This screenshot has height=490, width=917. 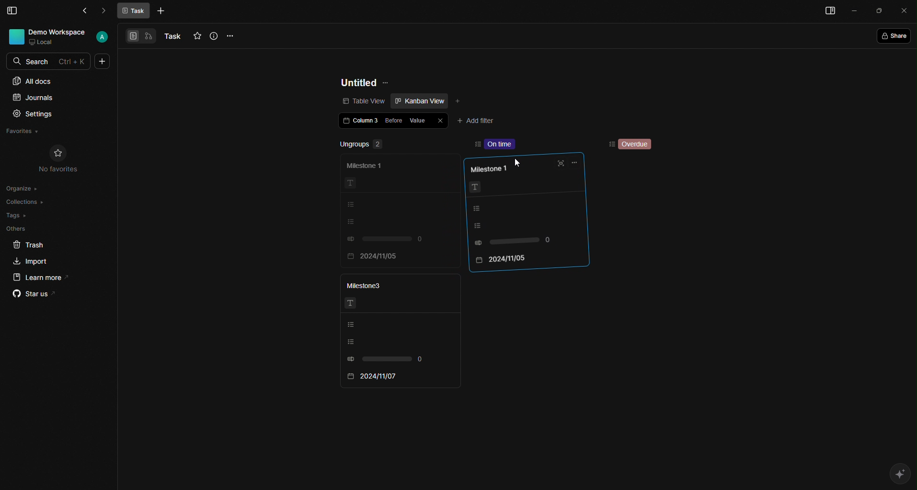 What do you see at coordinates (172, 36) in the screenshot?
I see `Task` at bounding box center [172, 36].